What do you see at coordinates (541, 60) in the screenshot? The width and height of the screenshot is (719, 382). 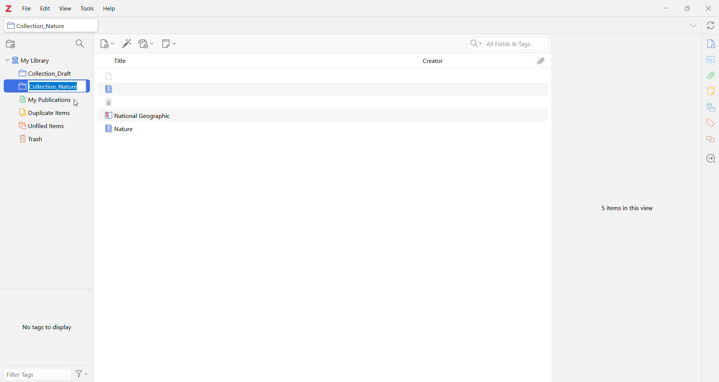 I see `Attachments` at bounding box center [541, 60].